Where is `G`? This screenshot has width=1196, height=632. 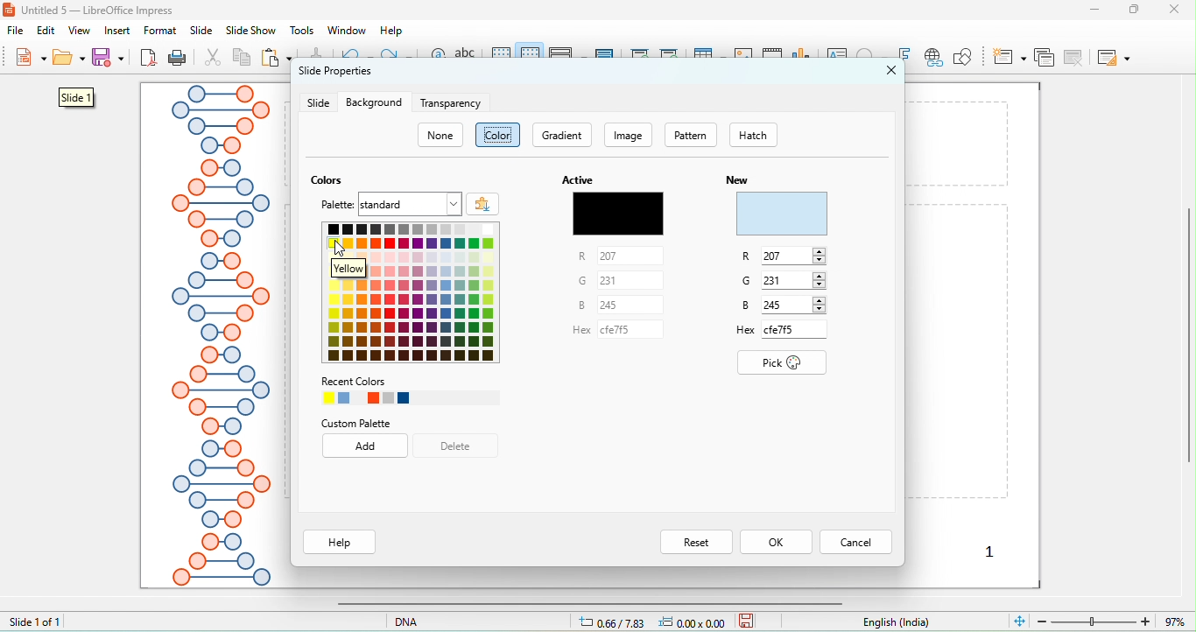 G is located at coordinates (785, 280).